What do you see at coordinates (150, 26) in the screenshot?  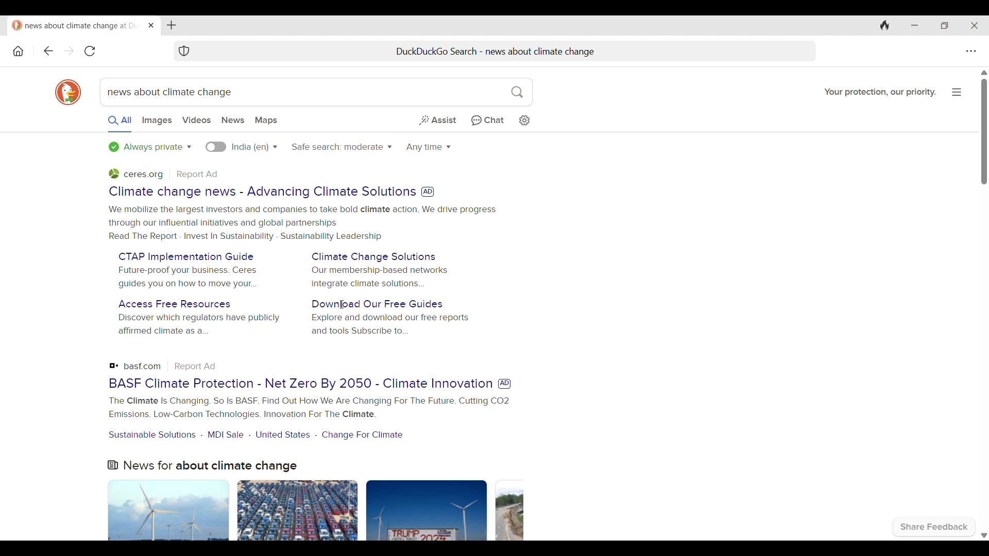 I see `Close tab` at bounding box center [150, 26].